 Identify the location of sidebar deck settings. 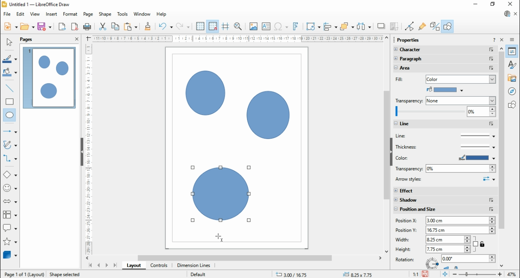
(513, 40).